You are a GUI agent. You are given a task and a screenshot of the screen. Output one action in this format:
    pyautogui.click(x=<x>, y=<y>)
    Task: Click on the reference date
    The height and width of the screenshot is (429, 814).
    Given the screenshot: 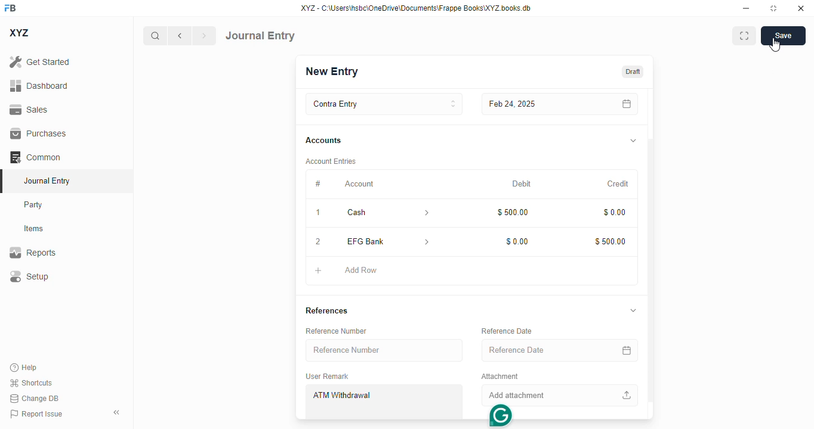 What is the action you would take?
    pyautogui.click(x=507, y=331)
    